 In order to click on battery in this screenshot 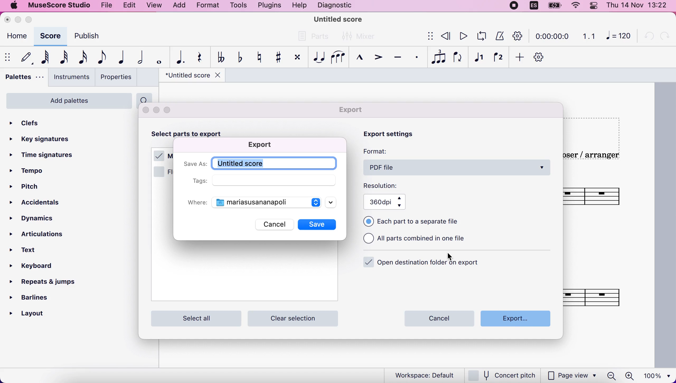, I will do `click(553, 6)`.